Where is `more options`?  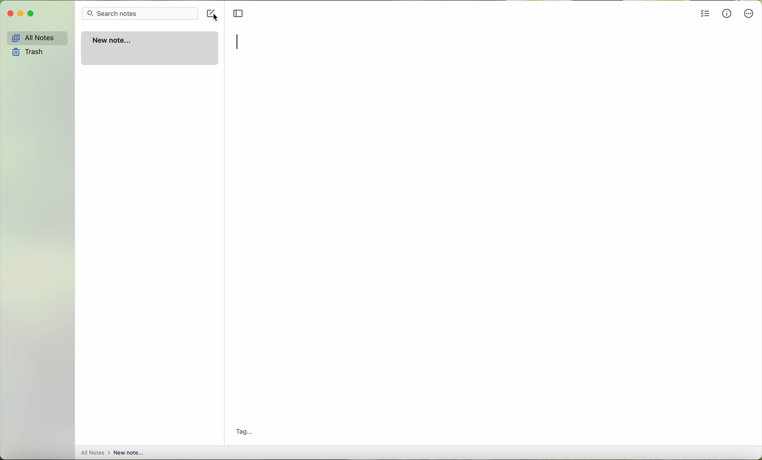
more options is located at coordinates (750, 15).